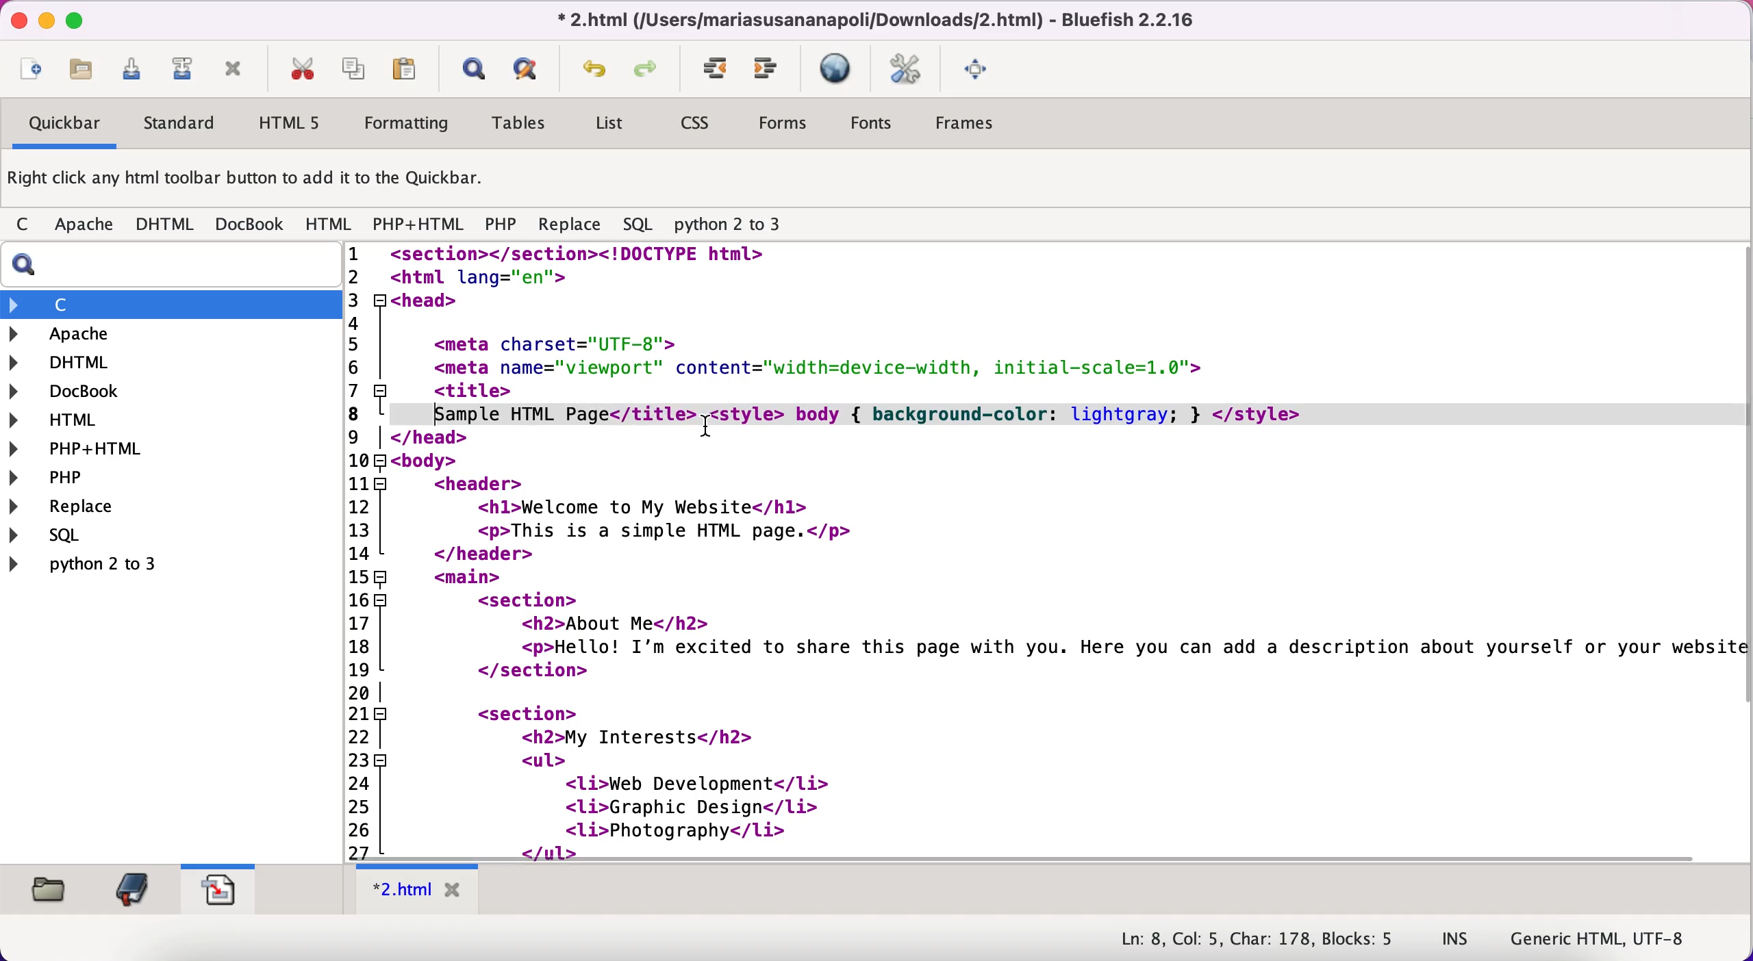 The height and width of the screenshot is (961, 1753). What do you see at coordinates (785, 127) in the screenshot?
I see `forms` at bounding box center [785, 127].